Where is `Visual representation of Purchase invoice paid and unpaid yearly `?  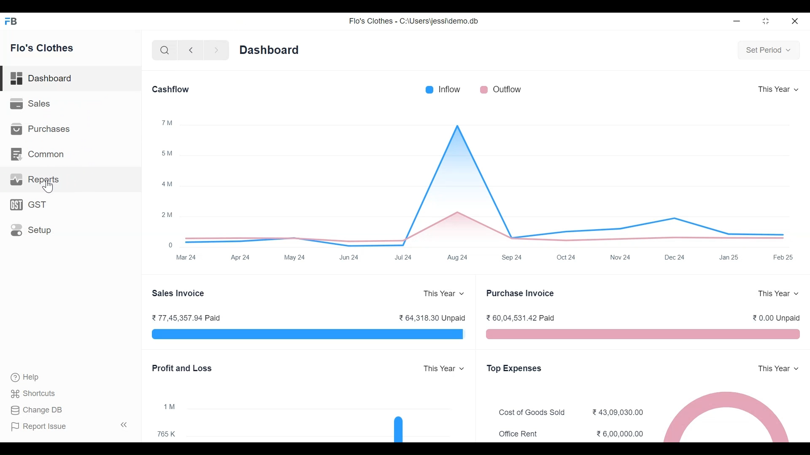
Visual representation of Purchase invoice paid and unpaid yearly  is located at coordinates (642, 334).